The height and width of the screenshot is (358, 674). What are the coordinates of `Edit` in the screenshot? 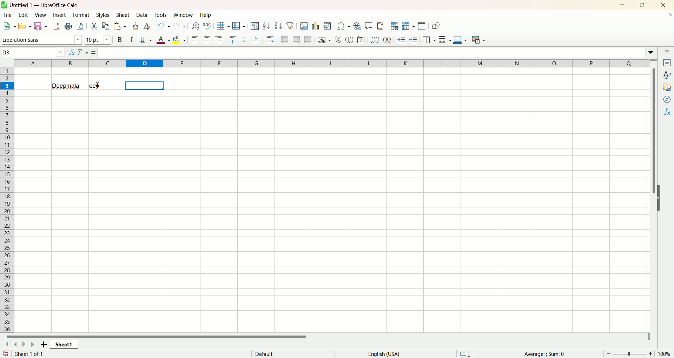 It's located at (25, 15).